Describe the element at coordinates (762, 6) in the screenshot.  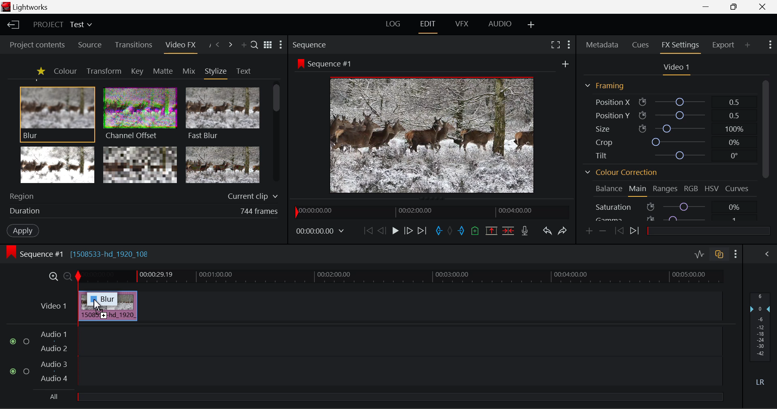
I see `Close` at that location.